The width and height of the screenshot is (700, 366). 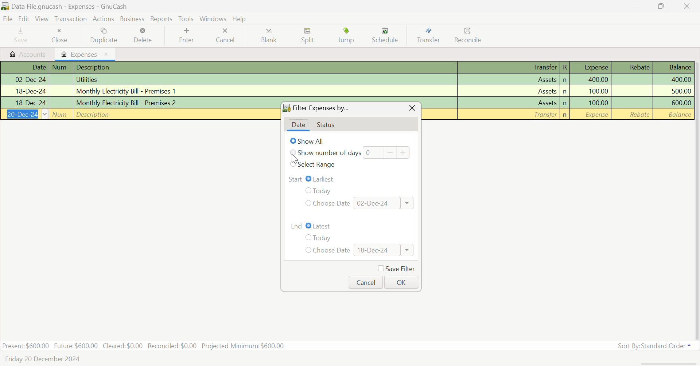 What do you see at coordinates (508, 114) in the screenshot?
I see `Transfer` at bounding box center [508, 114].